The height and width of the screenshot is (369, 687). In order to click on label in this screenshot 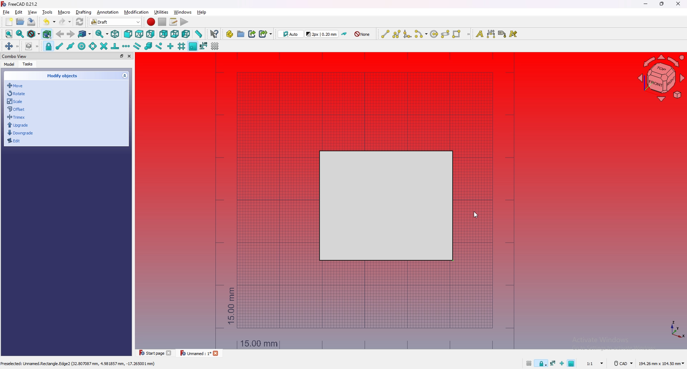, I will do `click(502, 34)`.